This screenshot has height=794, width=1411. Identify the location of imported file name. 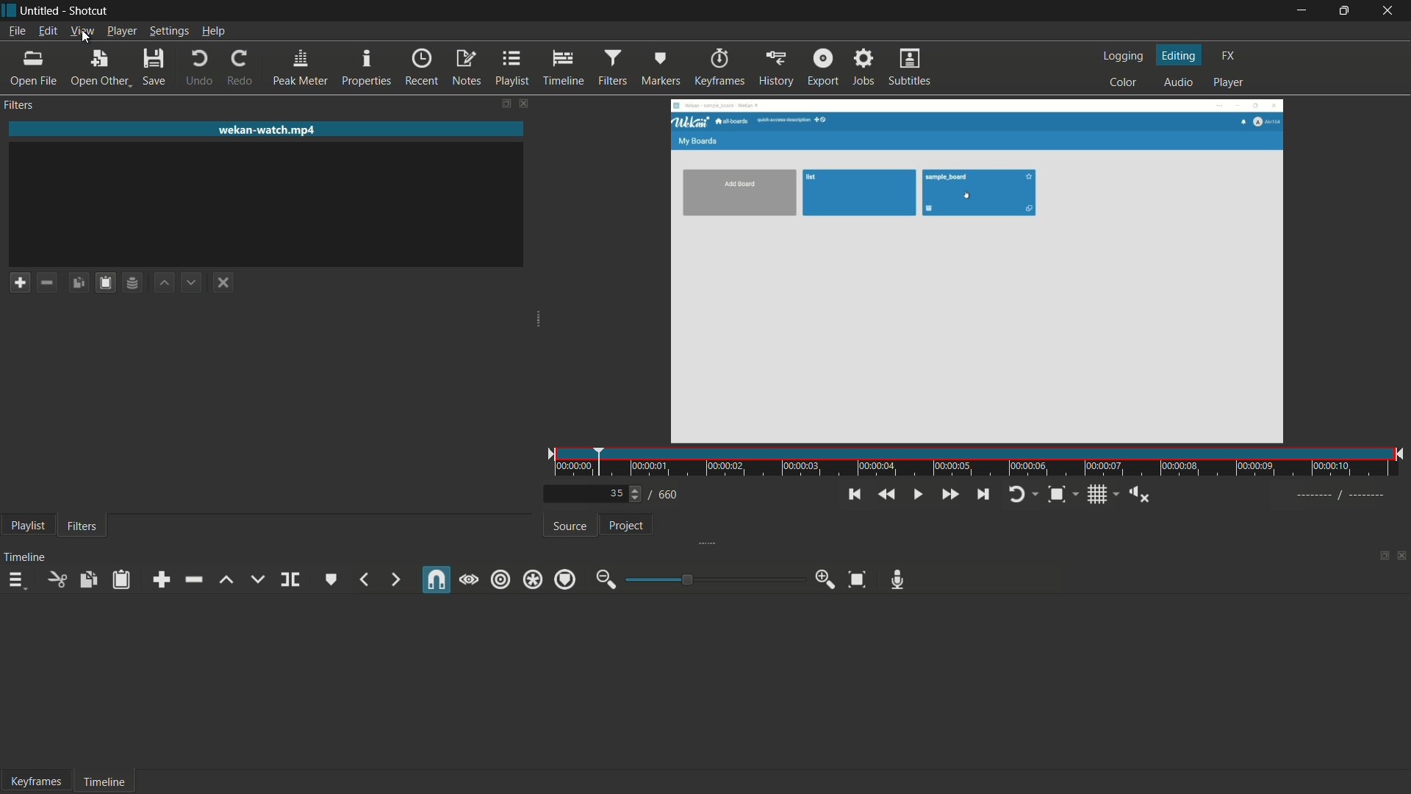
(266, 130).